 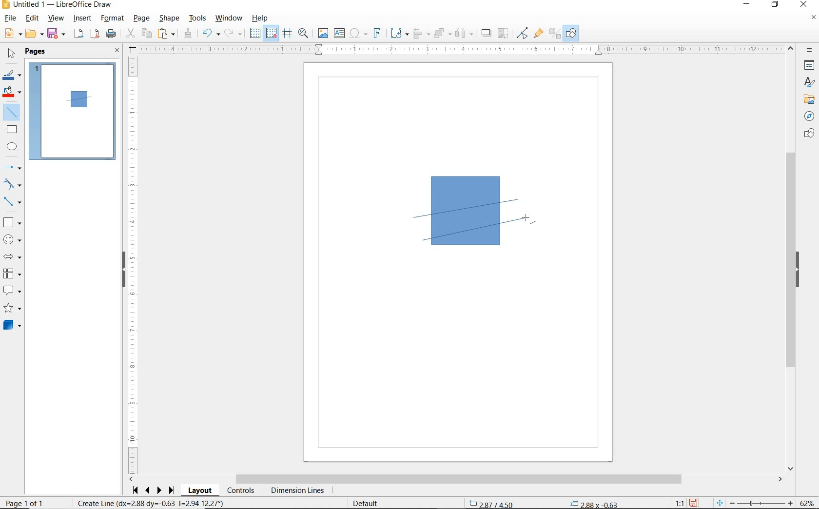 What do you see at coordinates (117, 51) in the screenshot?
I see `CLOSE` at bounding box center [117, 51].